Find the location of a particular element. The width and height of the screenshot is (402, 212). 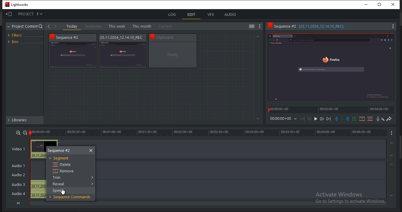

zoom out is located at coordinates (25, 132).